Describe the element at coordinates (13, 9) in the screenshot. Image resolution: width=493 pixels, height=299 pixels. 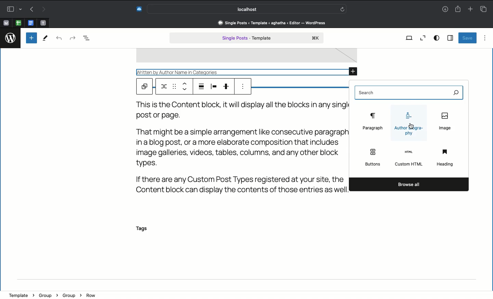
I see `Sidebar` at that location.